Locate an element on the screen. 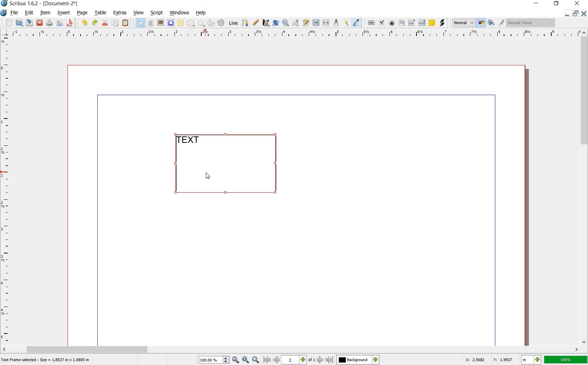 The height and width of the screenshot is (365, 588). edit is located at coordinates (29, 13).